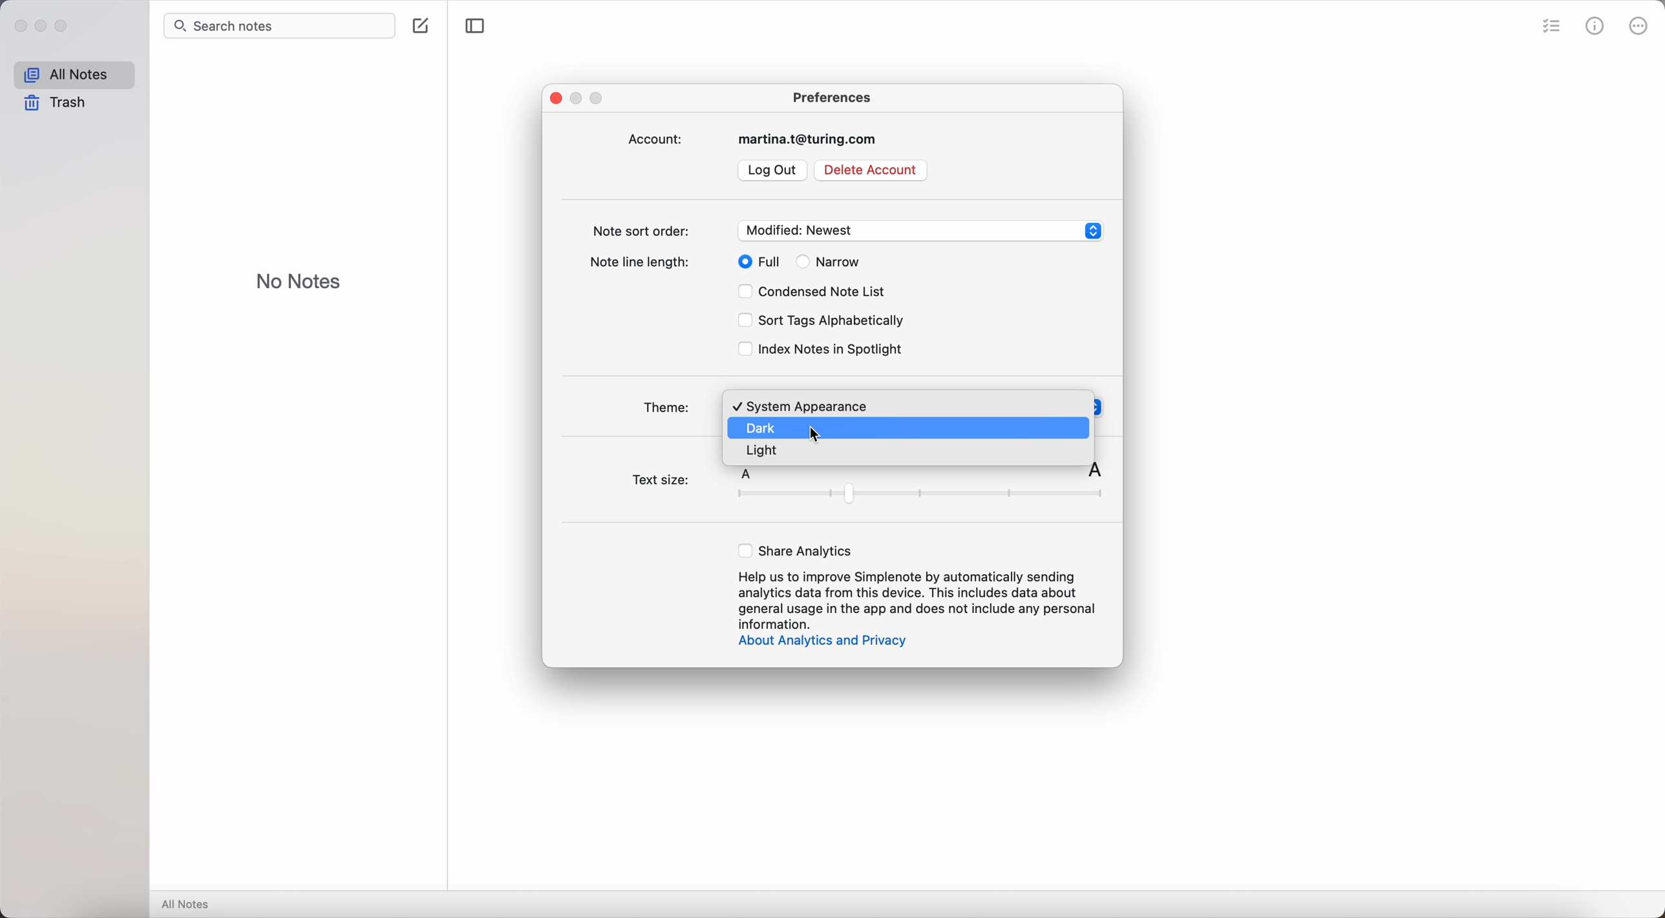  Describe the element at coordinates (472, 26) in the screenshot. I see `toggle sidebar` at that location.